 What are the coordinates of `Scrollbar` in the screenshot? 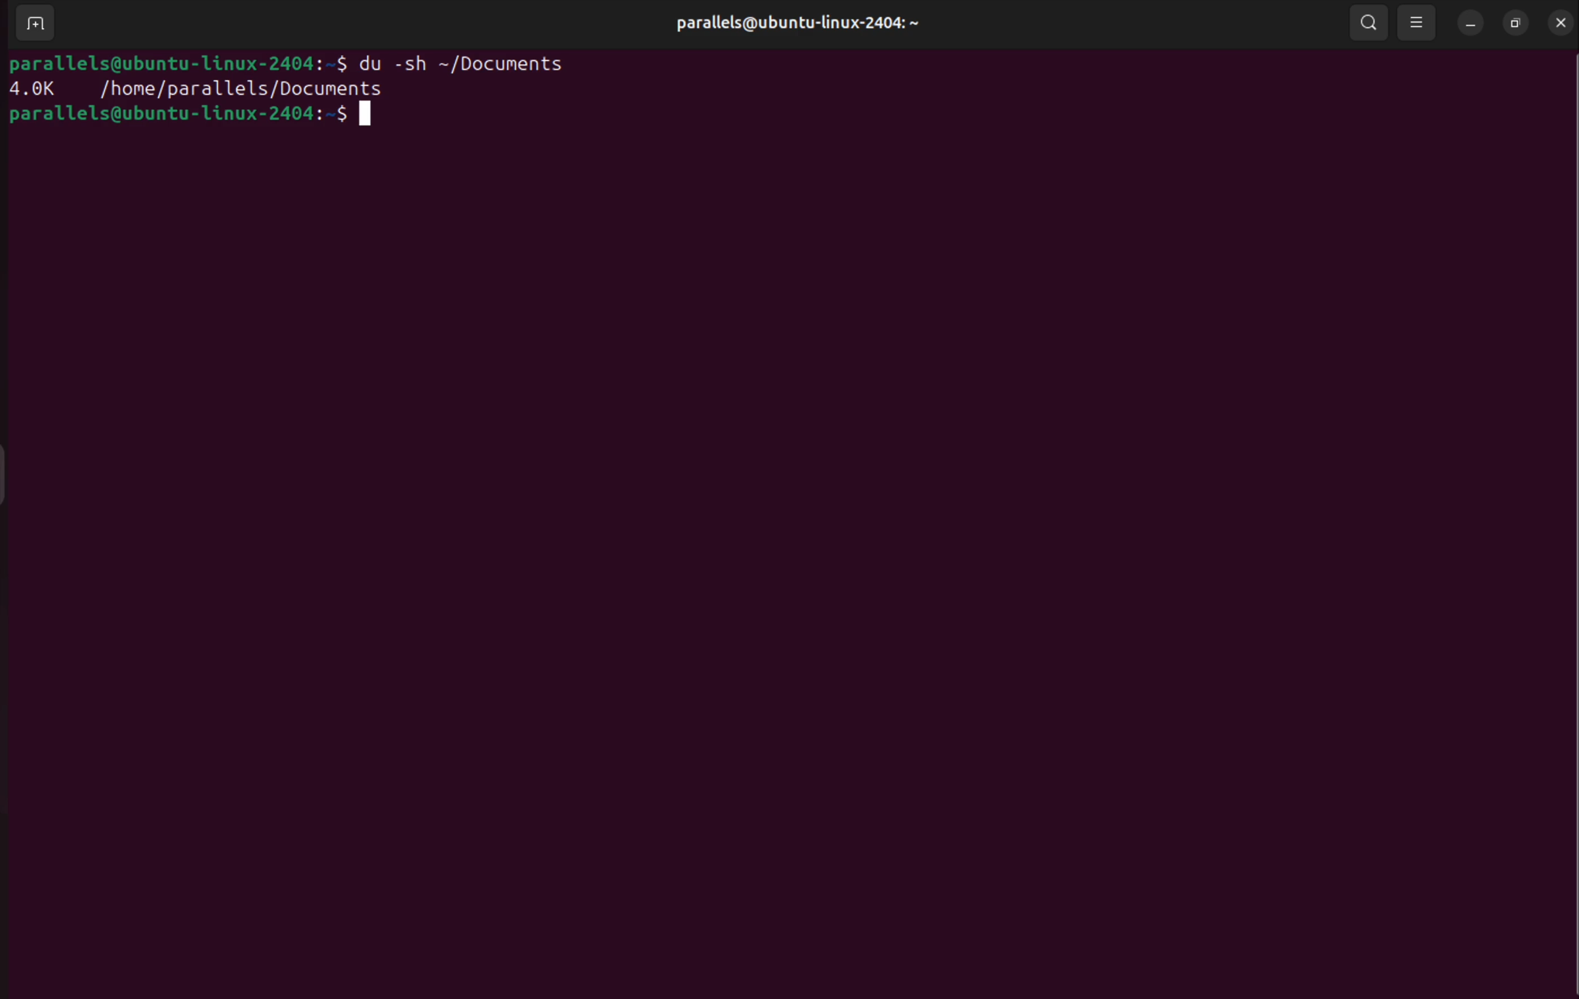 It's located at (1569, 495).